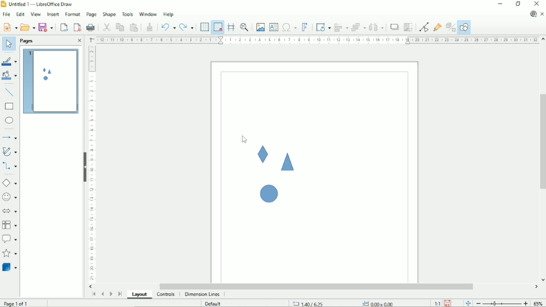 This screenshot has height=307, width=546. I want to click on Insert special characters, so click(289, 27).